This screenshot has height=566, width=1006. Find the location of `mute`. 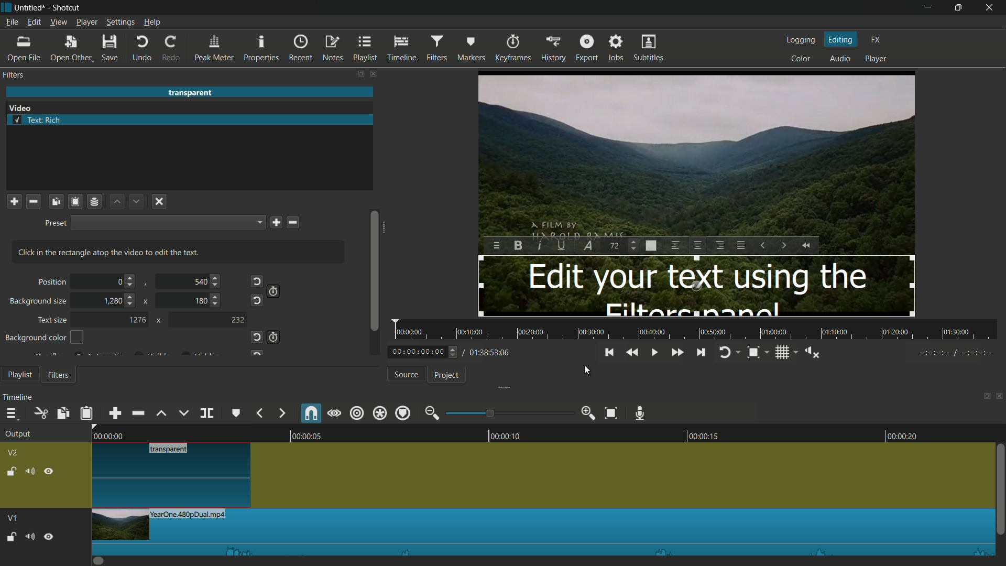

mute is located at coordinates (29, 471).